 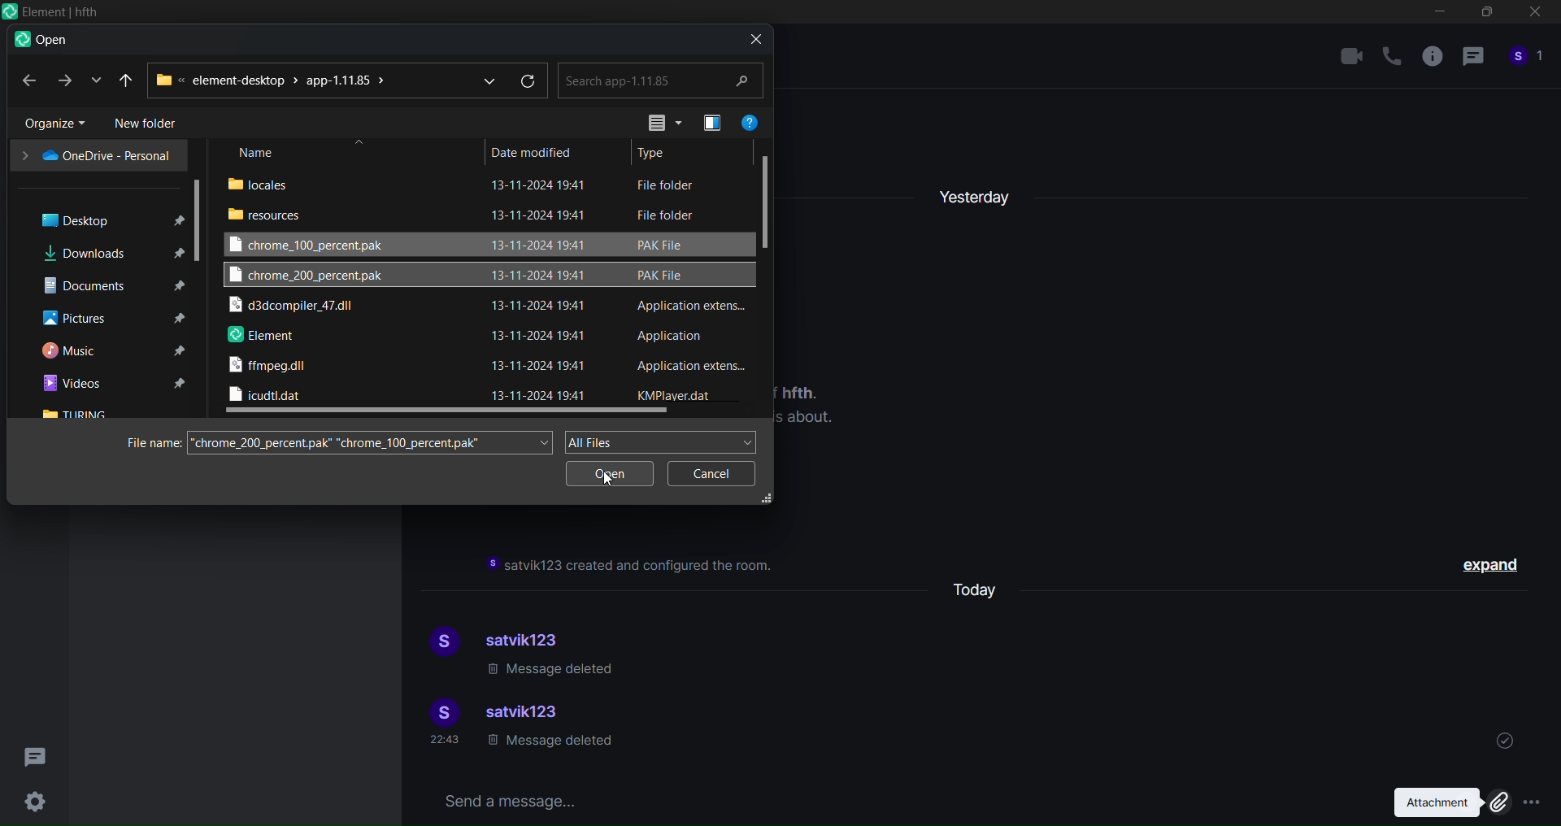 I want to click on satvik123, so click(x=526, y=714).